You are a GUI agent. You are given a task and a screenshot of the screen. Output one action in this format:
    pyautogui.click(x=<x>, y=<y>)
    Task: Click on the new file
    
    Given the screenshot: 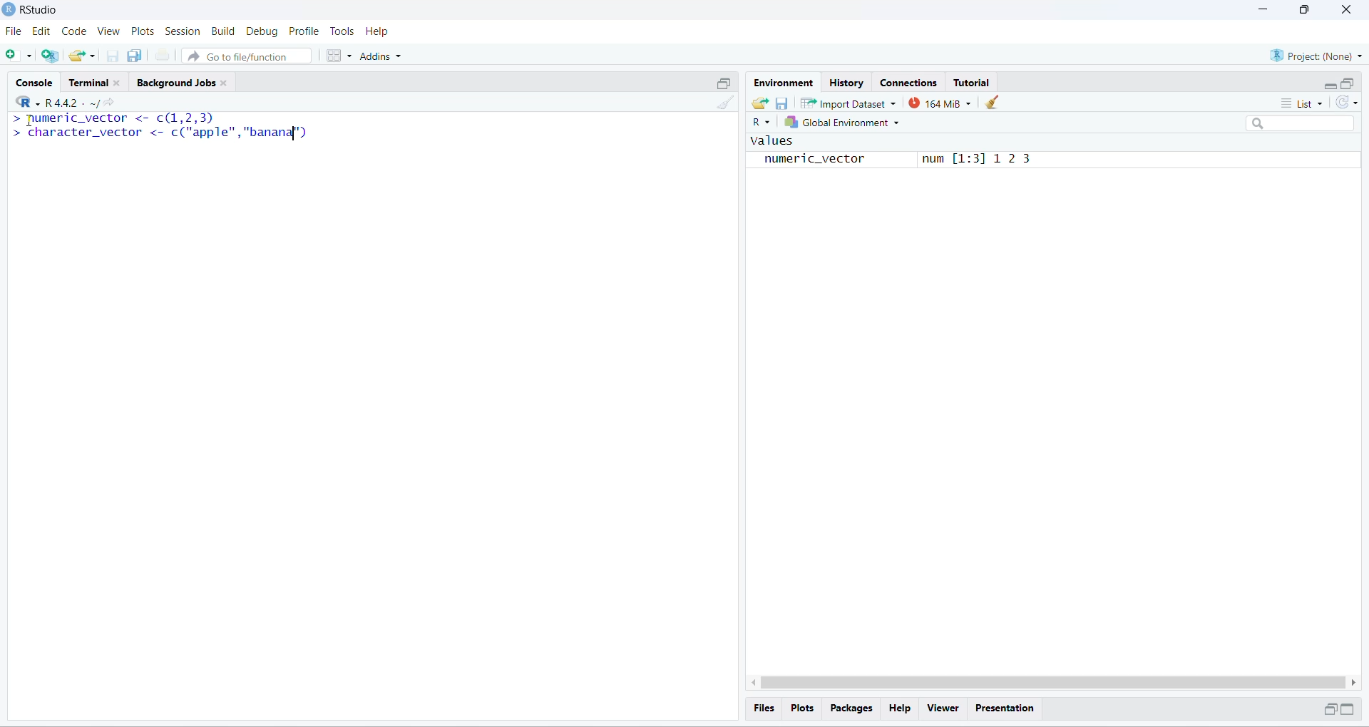 What is the action you would take?
    pyautogui.click(x=16, y=53)
    